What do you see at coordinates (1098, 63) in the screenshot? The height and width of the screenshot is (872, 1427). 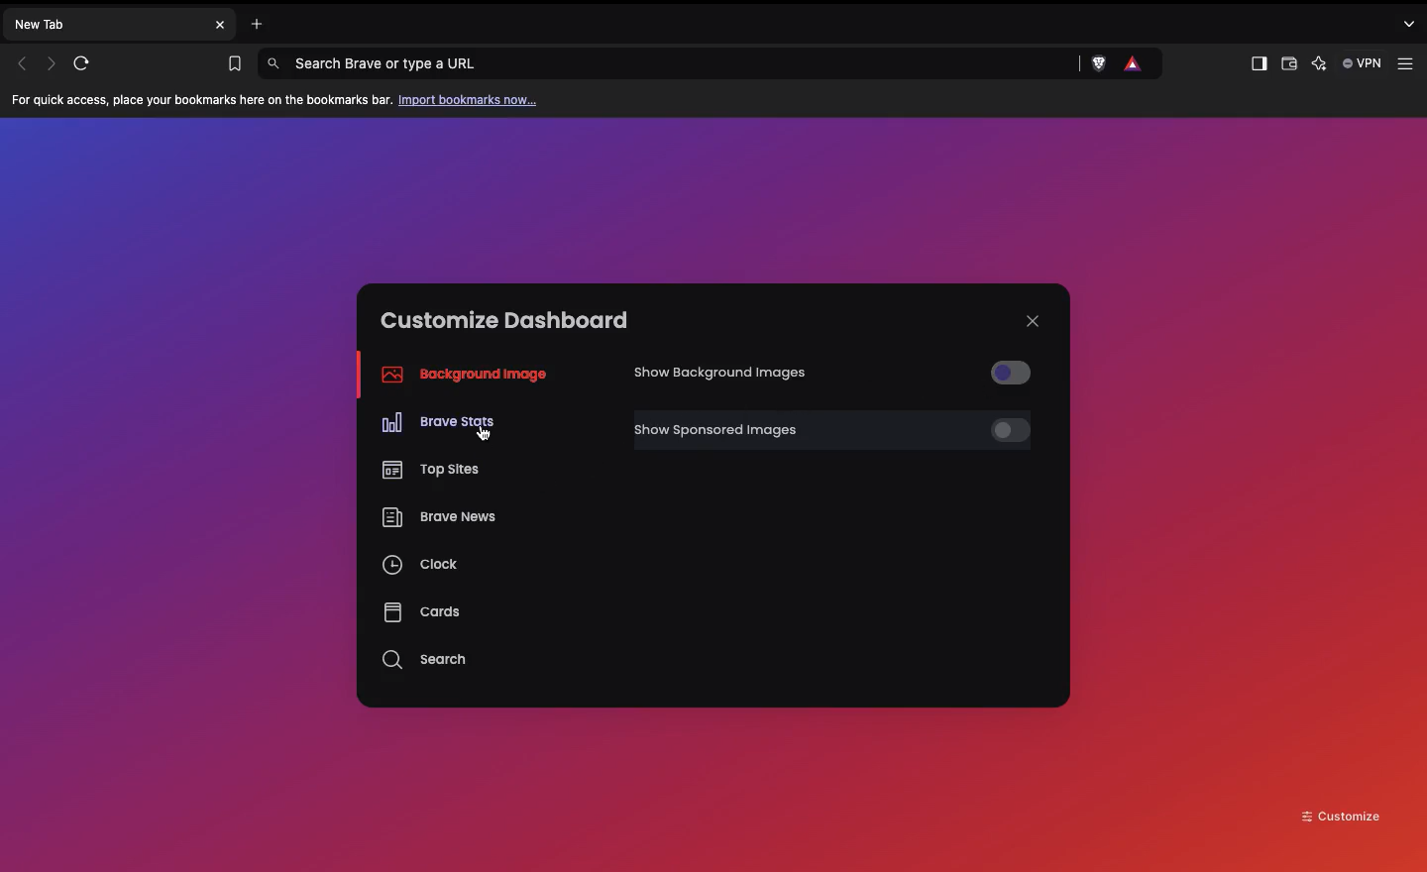 I see `Brave Shields` at bounding box center [1098, 63].